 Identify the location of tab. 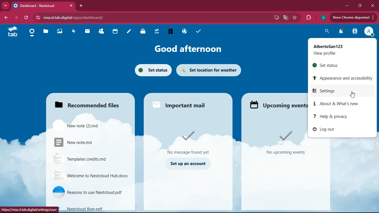
(158, 32).